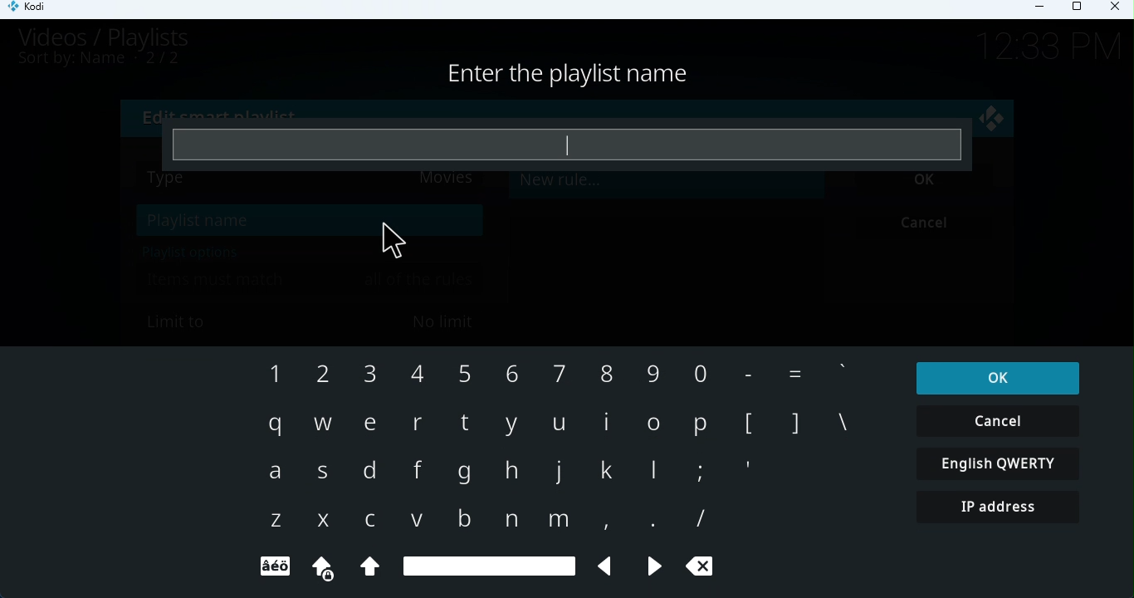  Describe the element at coordinates (995, 377) in the screenshot. I see `OK` at that location.